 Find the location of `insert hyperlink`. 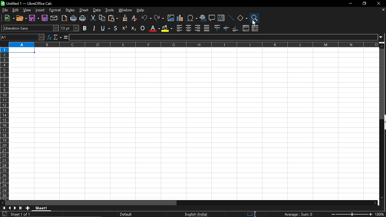

insert hyperlink is located at coordinates (203, 19).